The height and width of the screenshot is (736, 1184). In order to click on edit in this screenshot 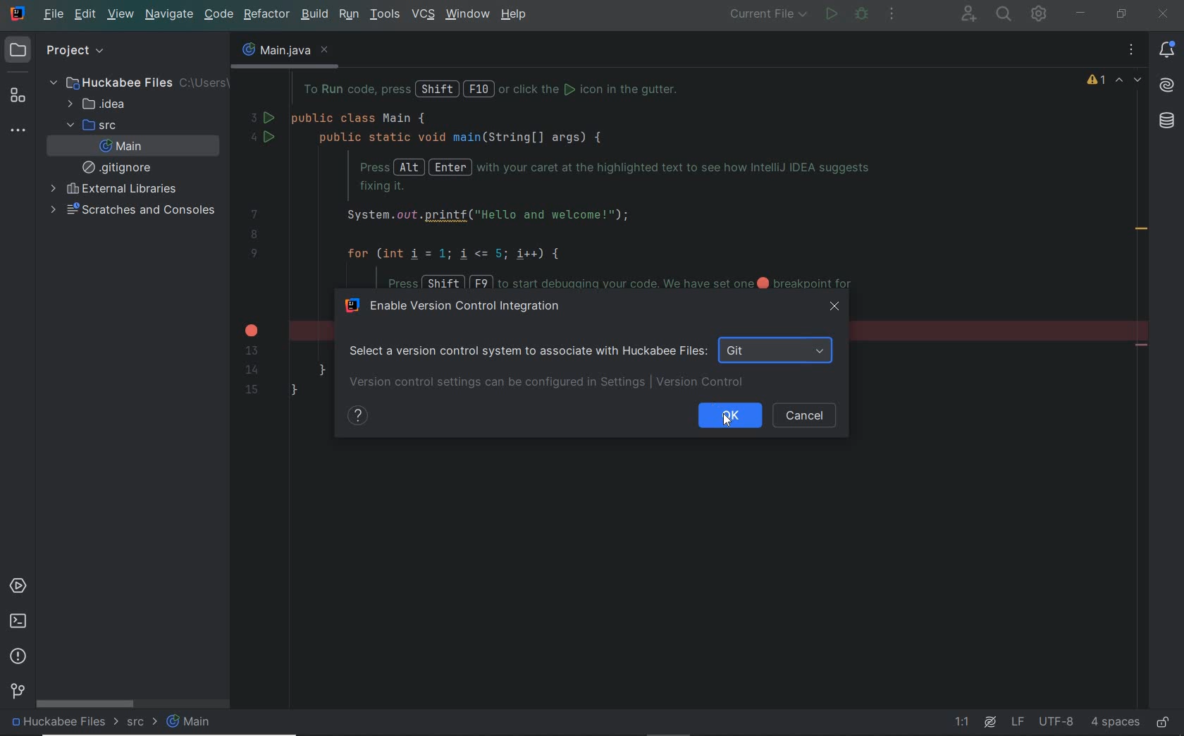, I will do `click(86, 16)`.